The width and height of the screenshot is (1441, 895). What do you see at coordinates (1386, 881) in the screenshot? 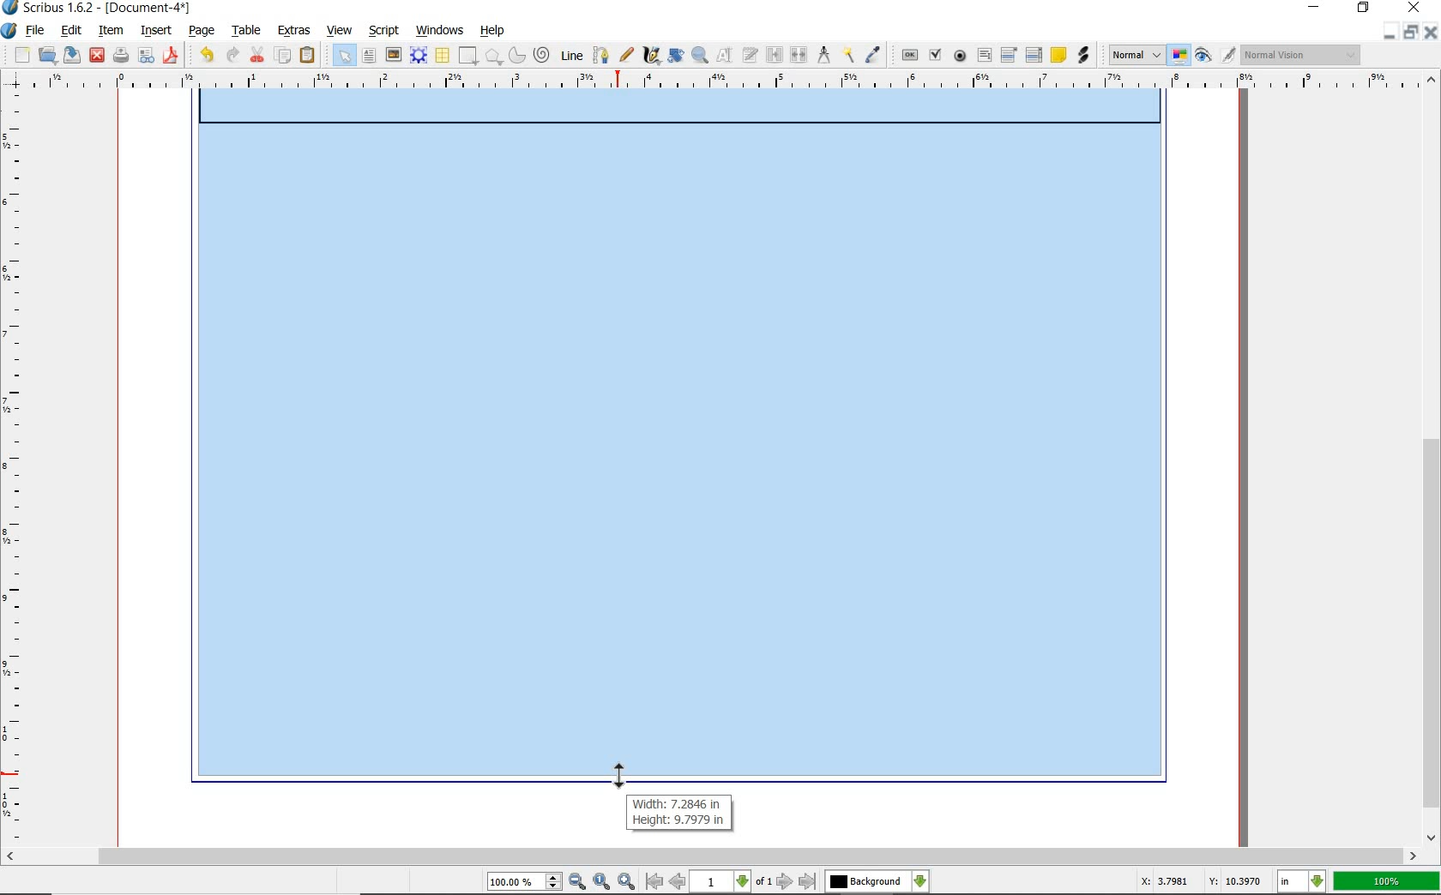
I see `100%` at bounding box center [1386, 881].